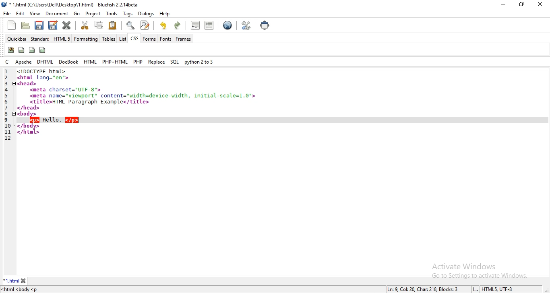 The image size is (550, 293). I want to click on quickbar, so click(16, 39).